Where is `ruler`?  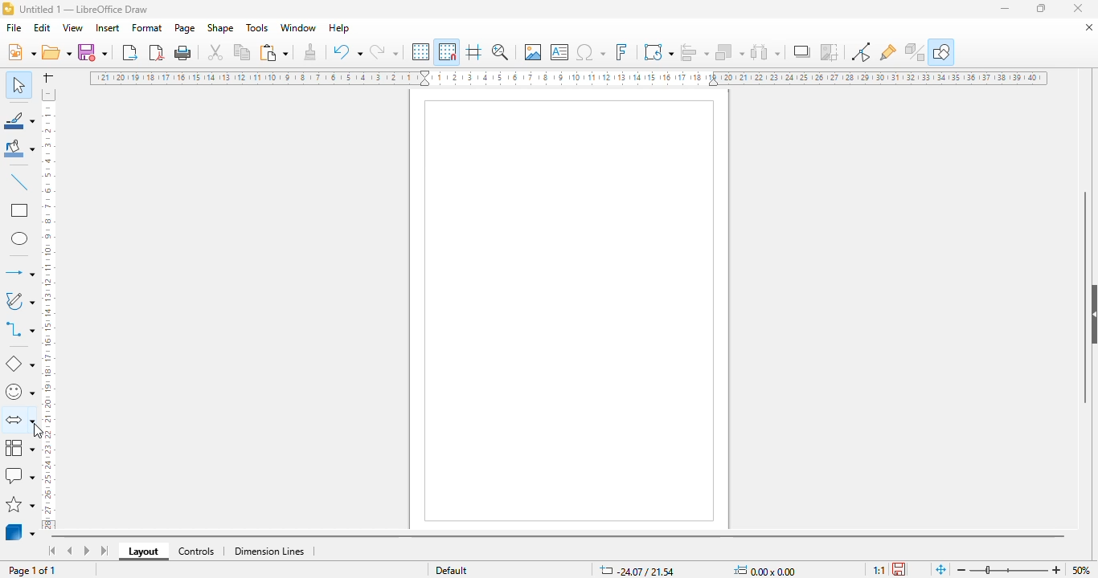
ruler is located at coordinates (568, 78).